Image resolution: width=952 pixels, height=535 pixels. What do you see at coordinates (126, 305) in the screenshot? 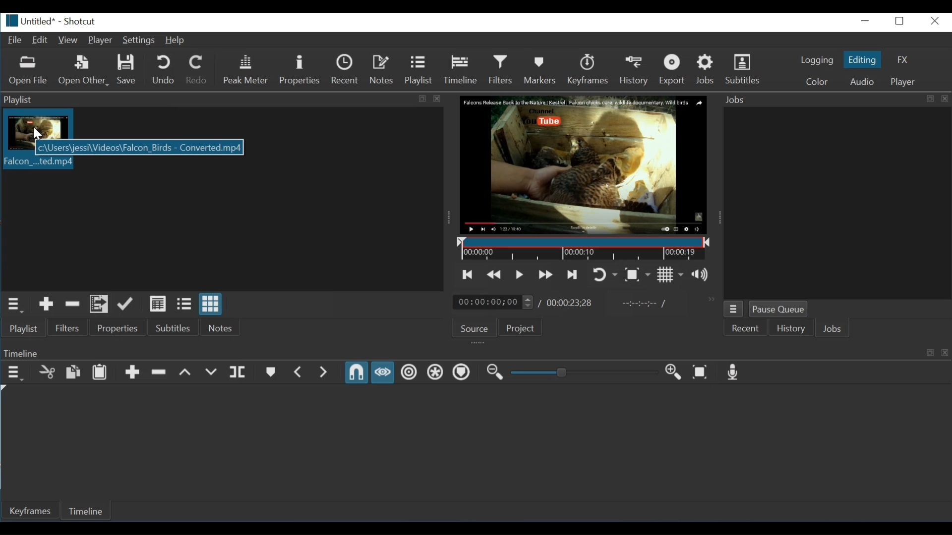
I see `Update` at bounding box center [126, 305].